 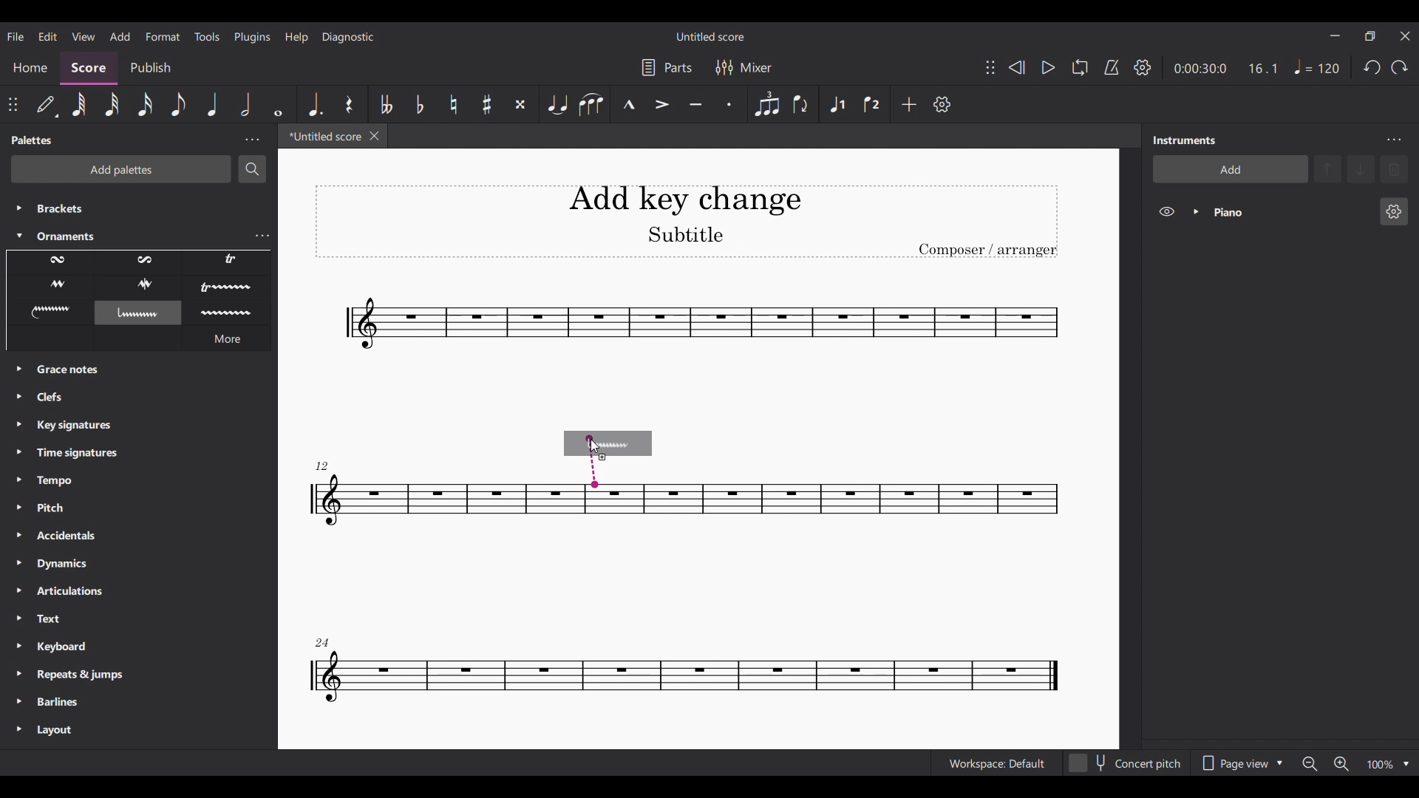 What do you see at coordinates (1405, 37) in the screenshot?
I see `Close interface` at bounding box center [1405, 37].